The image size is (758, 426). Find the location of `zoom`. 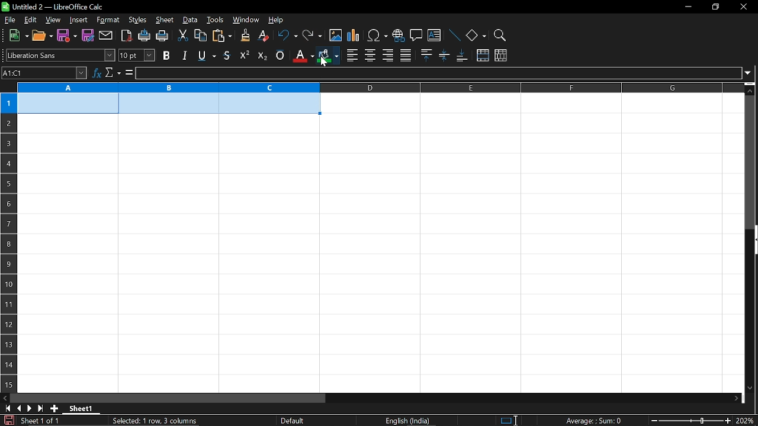

zoom is located at coordinates (500, 34).